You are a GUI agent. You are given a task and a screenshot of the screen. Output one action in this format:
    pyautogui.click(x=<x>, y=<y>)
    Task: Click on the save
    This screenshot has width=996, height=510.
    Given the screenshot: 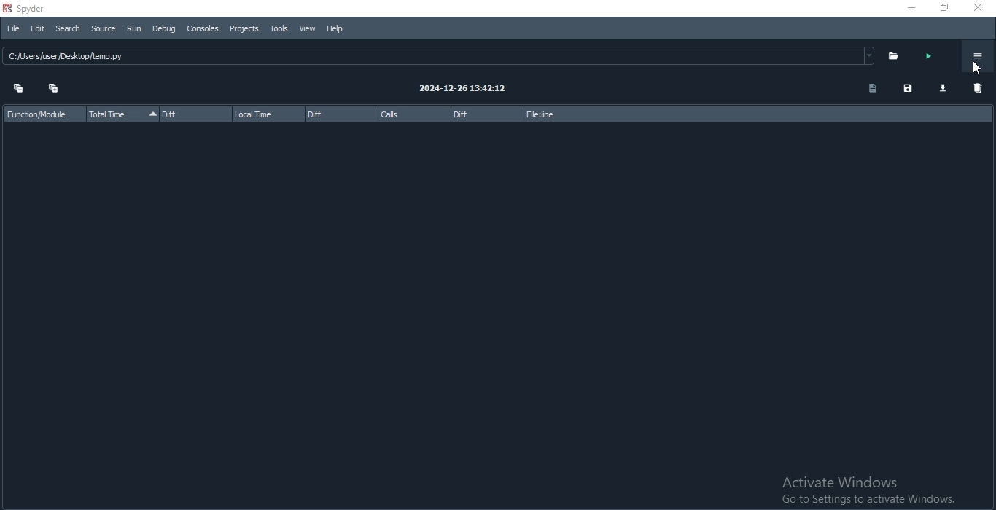 What is the action you would take?
    pyautogui.click(x=909, y=89)
    